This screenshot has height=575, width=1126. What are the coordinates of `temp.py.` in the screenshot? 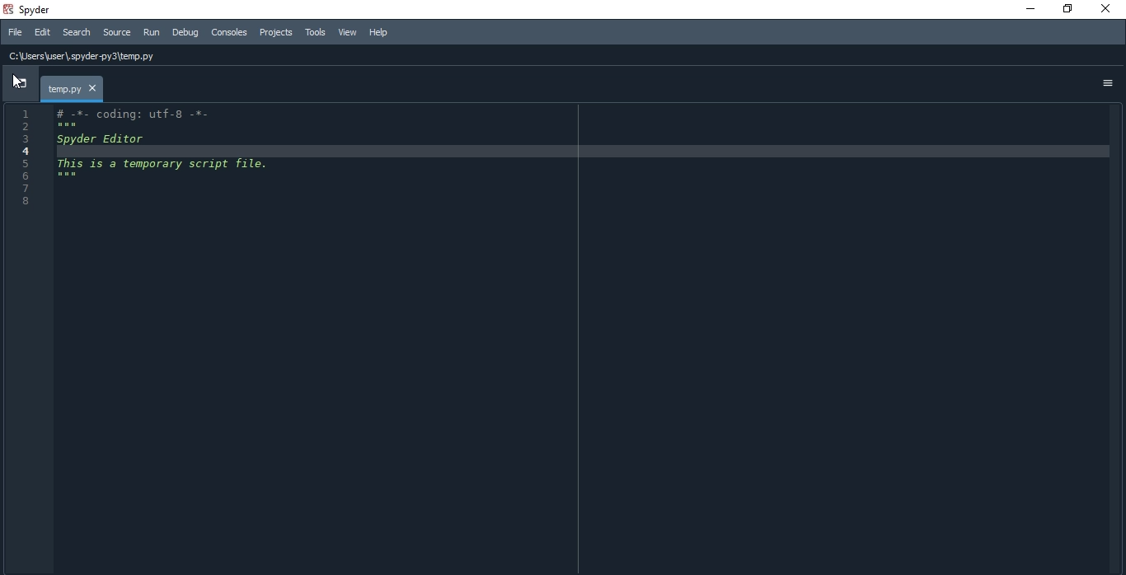 It's located at (75, 90).